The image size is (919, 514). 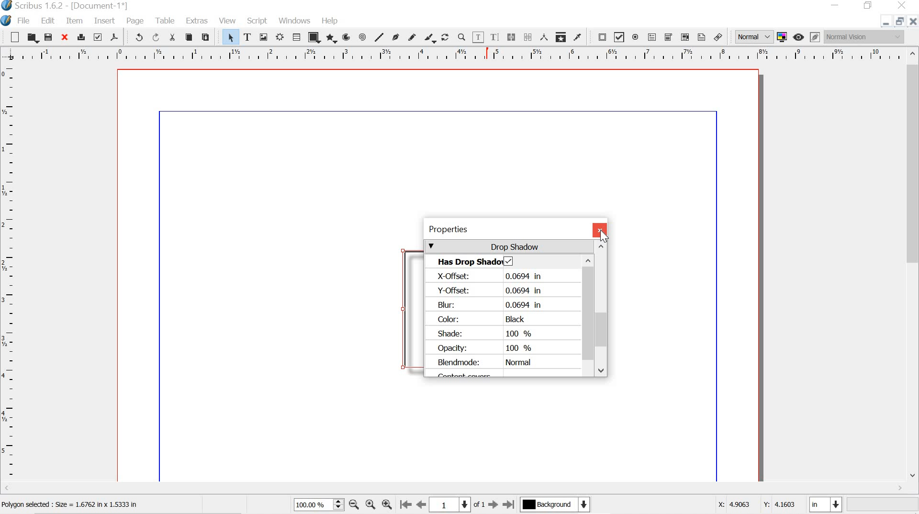 What do you see at coordinates (379, 36) in the screenshot?
I see `line` at bounding box center [379, 36].